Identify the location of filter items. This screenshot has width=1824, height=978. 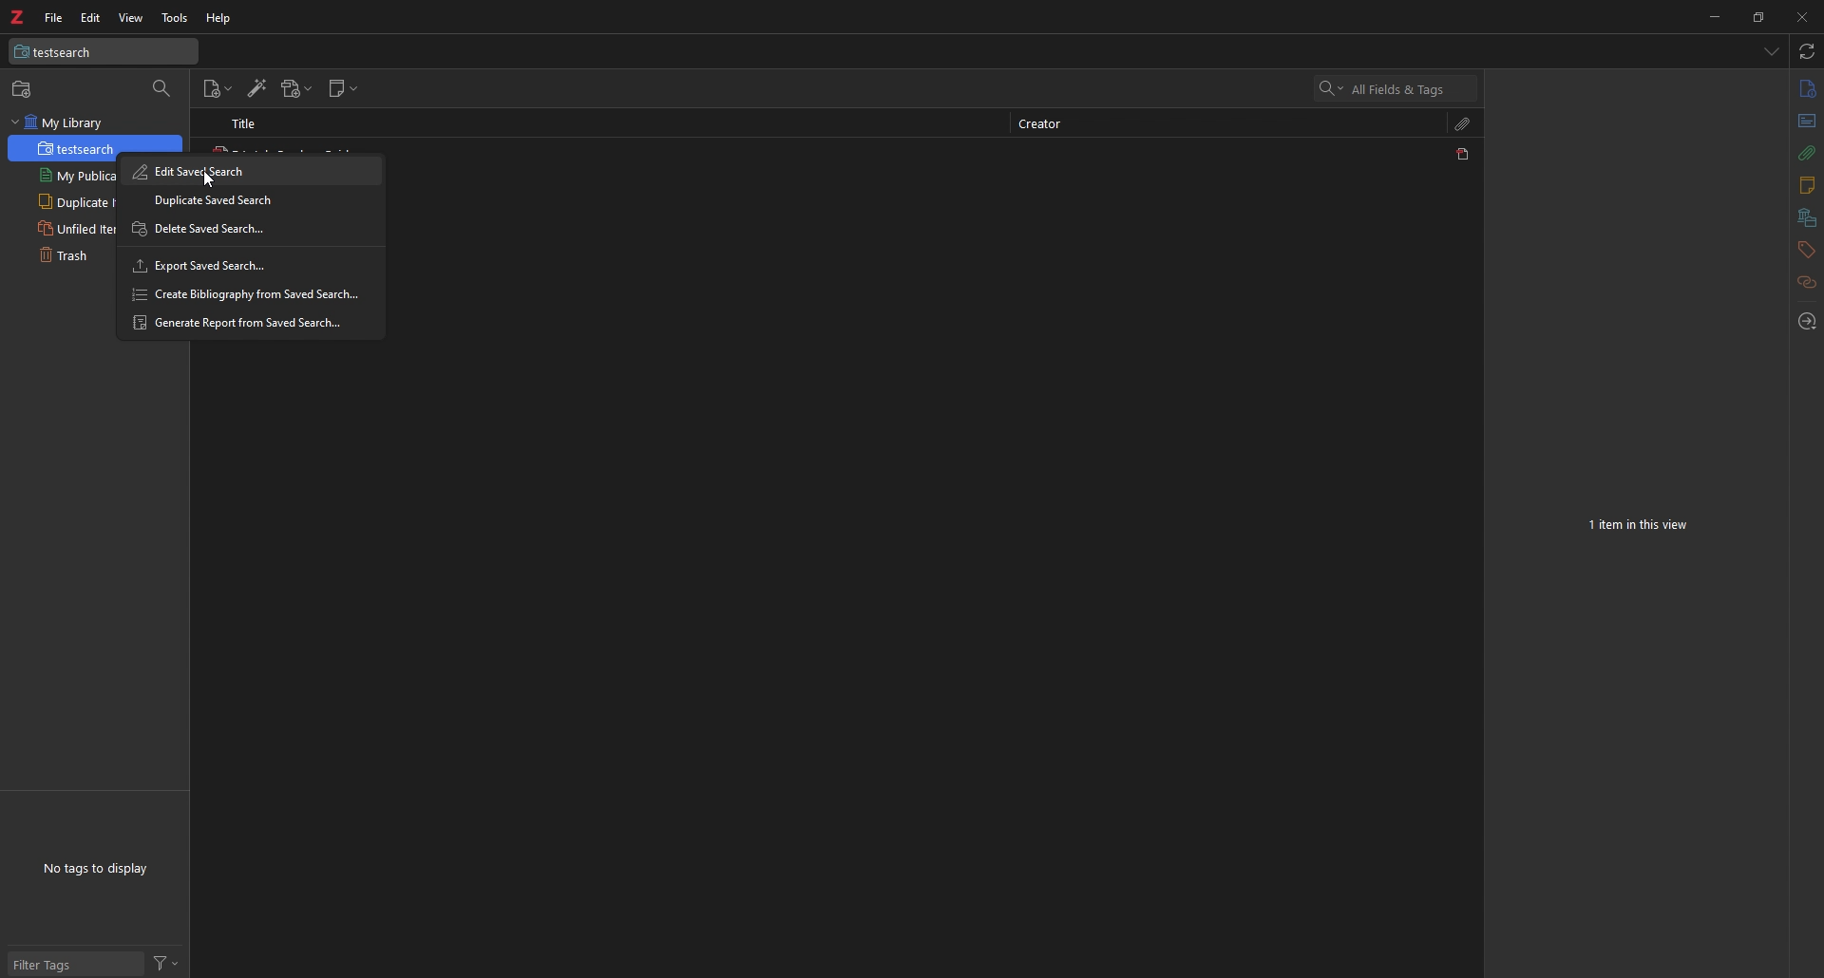
(163, 89).